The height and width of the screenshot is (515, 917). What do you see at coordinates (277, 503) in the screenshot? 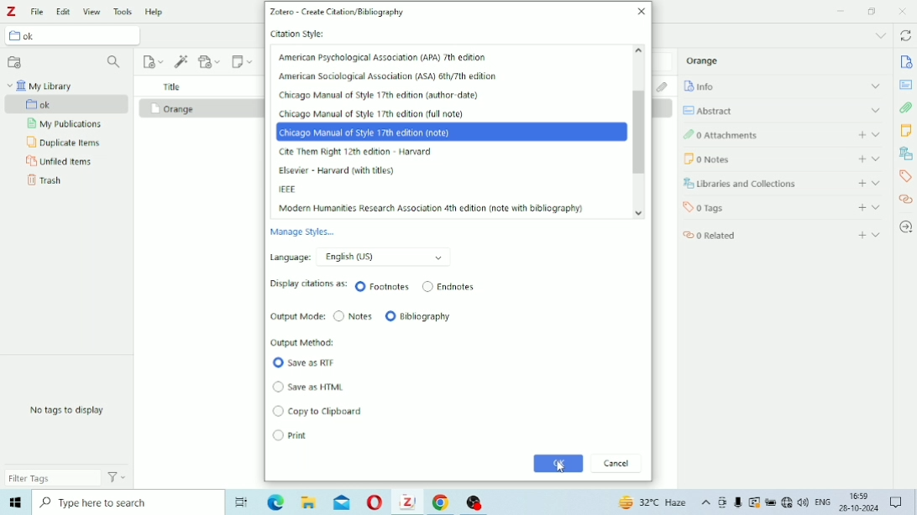
I see `Microsoft Edge` at bounding box center [277, 503].